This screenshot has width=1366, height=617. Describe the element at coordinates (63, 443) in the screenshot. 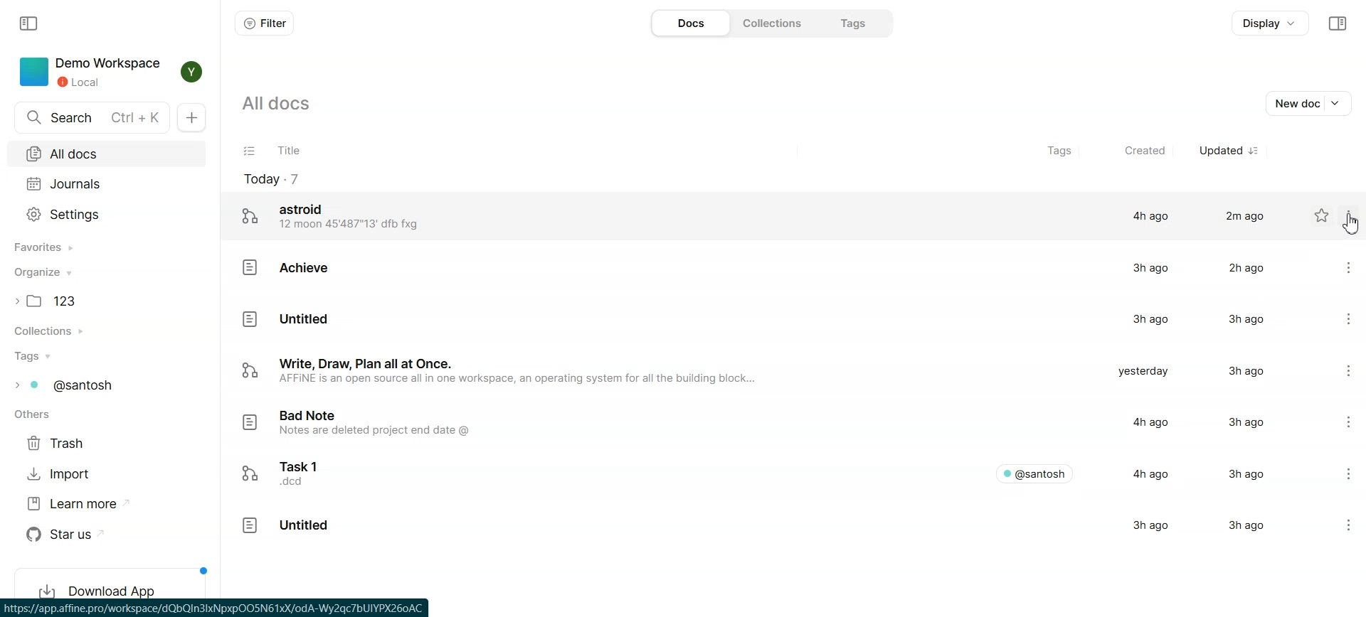

I see `Trash` at that location.